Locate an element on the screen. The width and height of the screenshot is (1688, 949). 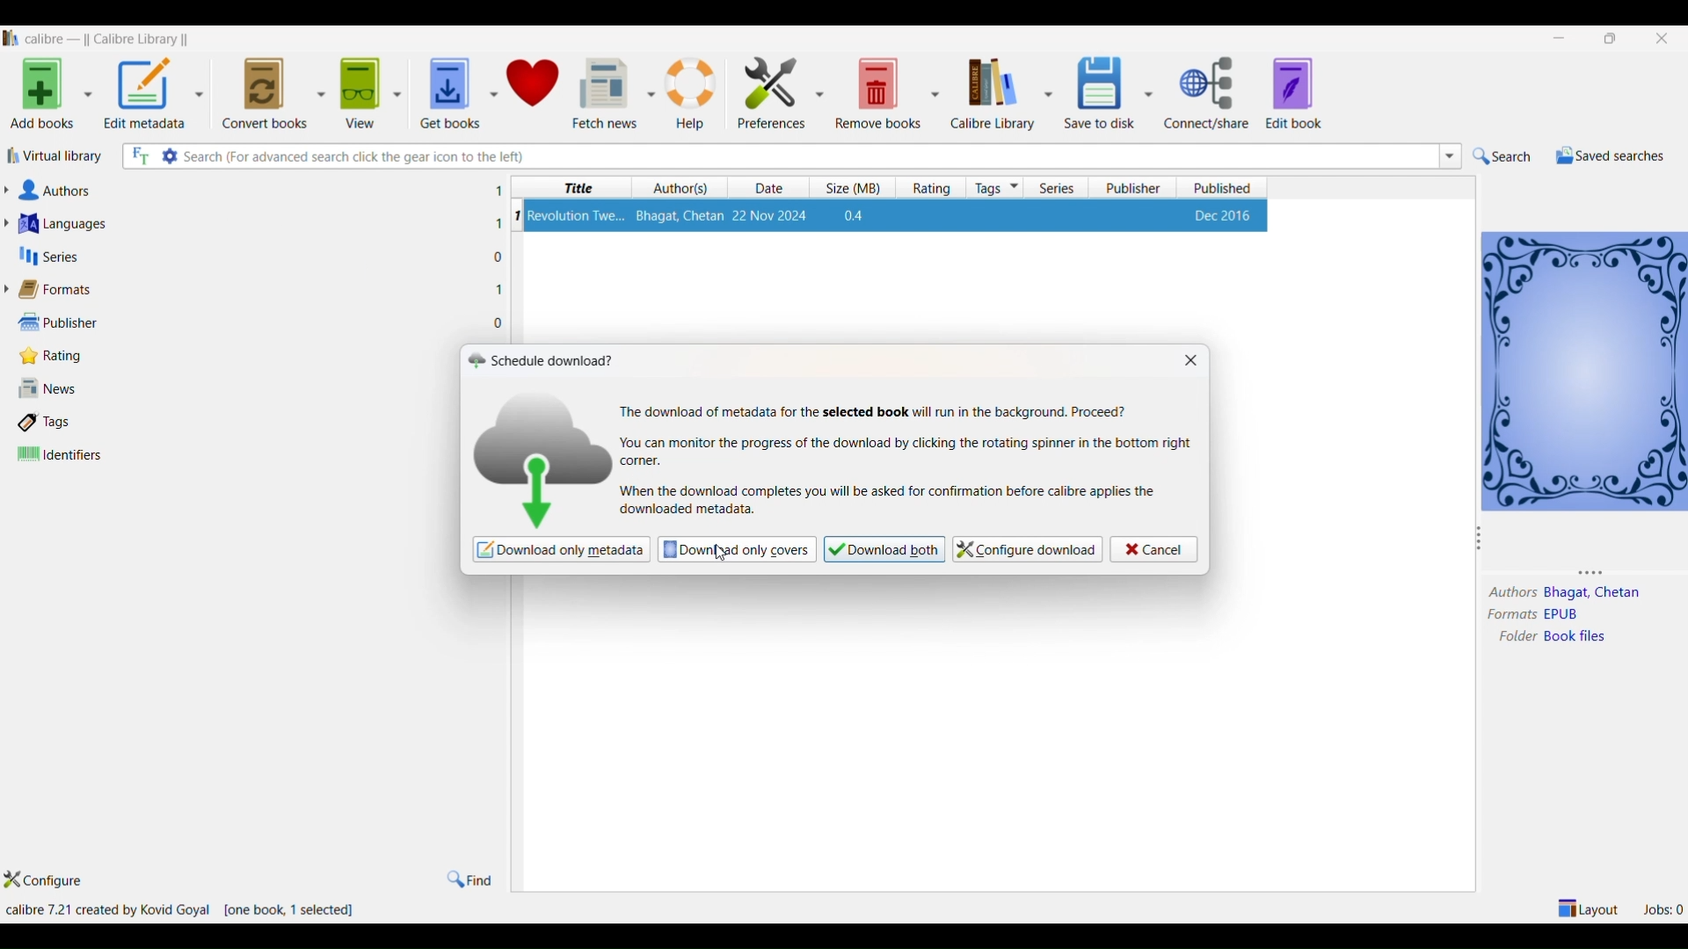
remove books is located at coordinates (879, 91).